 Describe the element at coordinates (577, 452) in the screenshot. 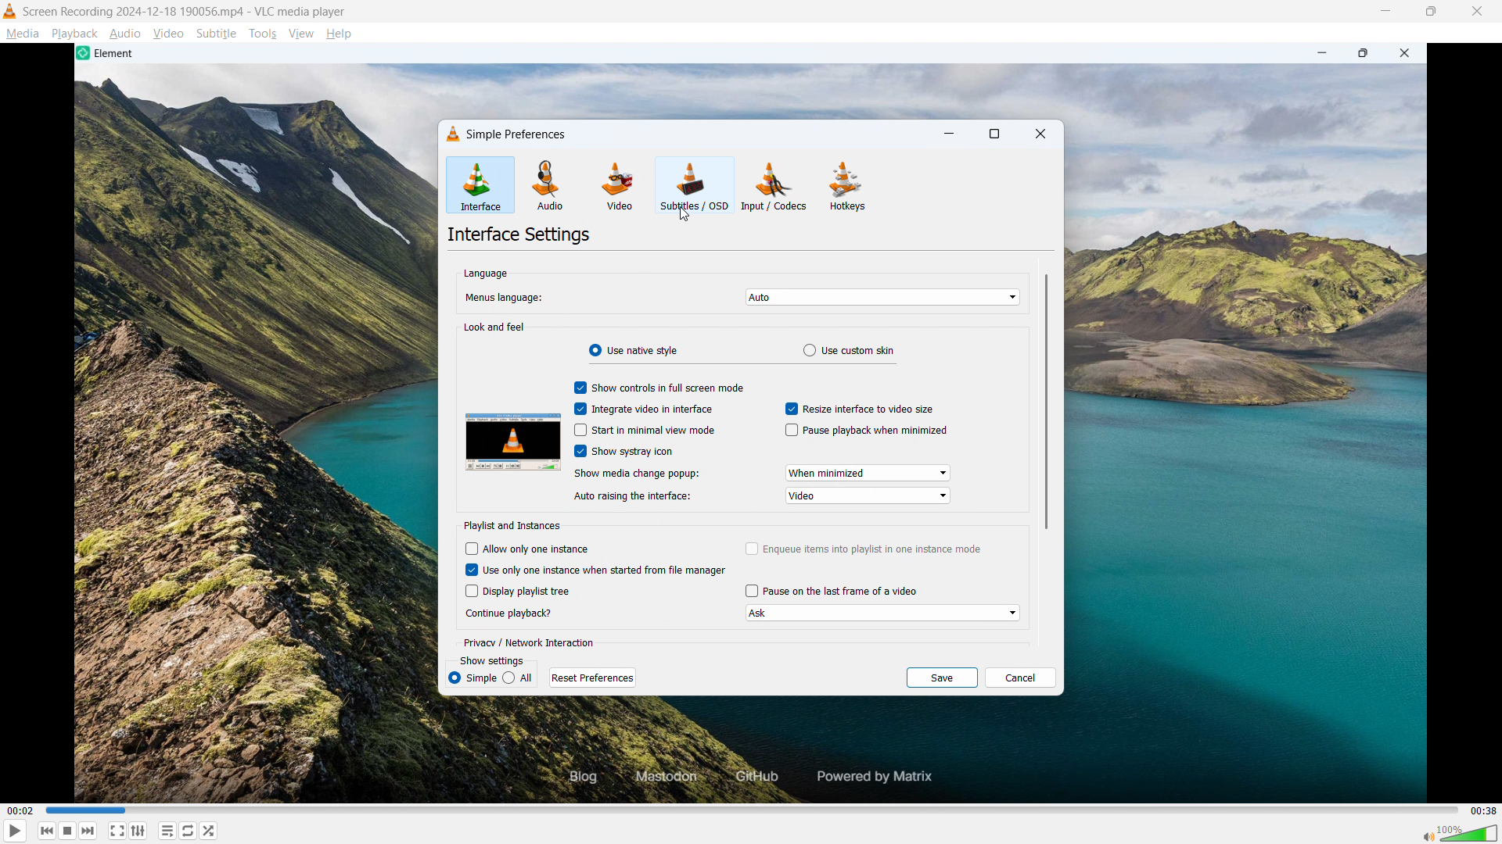

I see `checkbox` at that location.